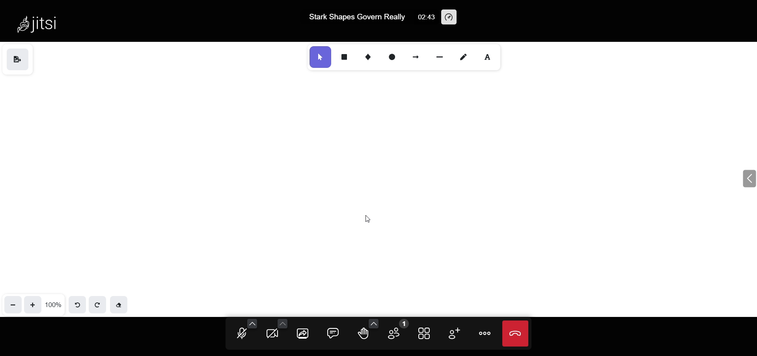 This screenshot has width=757, height=356. Describe the element at coordinates (515, 334) in the screenshot. I see `leave meeting` at that location.